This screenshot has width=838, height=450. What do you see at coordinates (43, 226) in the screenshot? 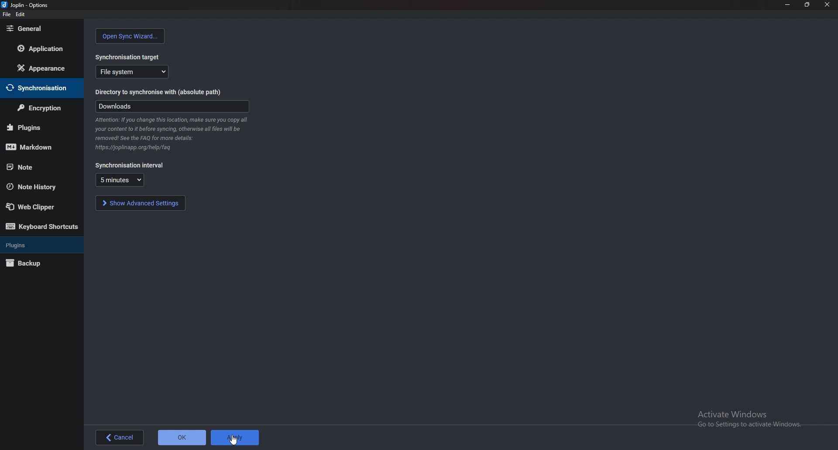
I see `Keyboard shortcuts` at bounding box center [43, 226].